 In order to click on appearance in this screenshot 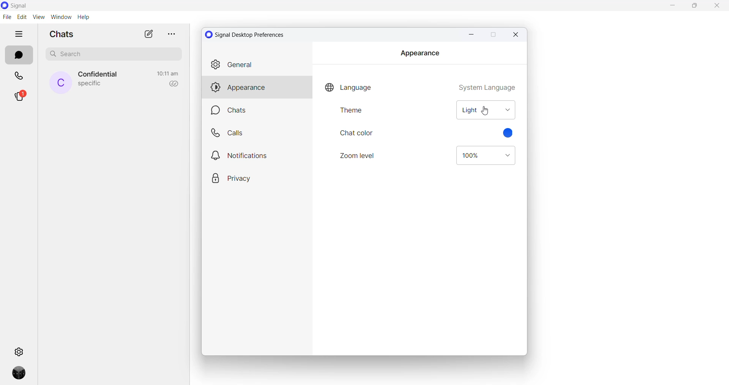, I will do `click(257, 88)`.